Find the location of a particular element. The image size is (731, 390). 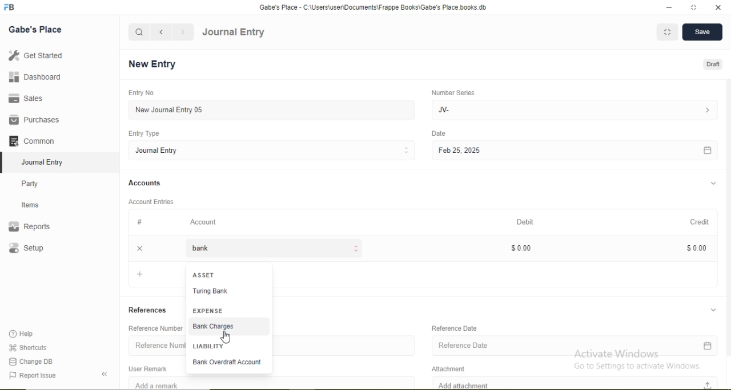

Reference Date is located at coordinates (571, 345).